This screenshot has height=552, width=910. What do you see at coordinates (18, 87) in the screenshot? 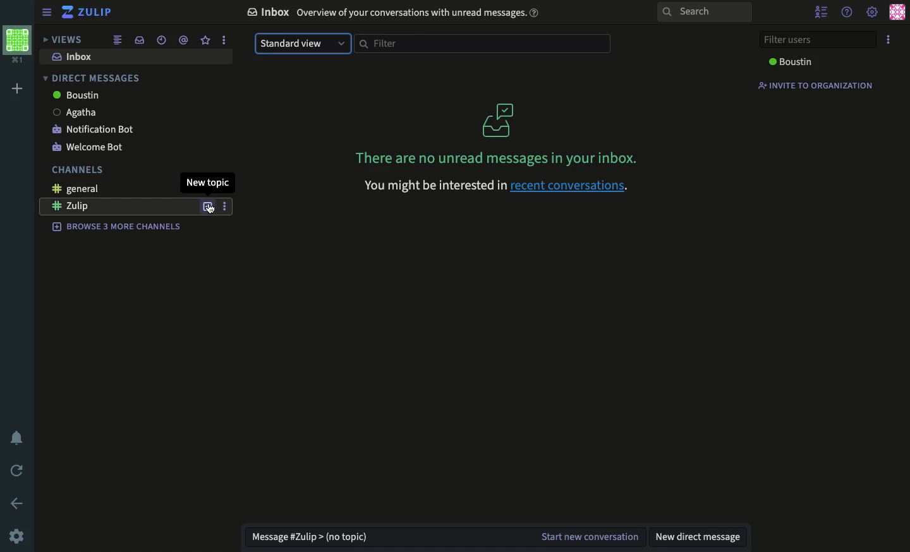
I see `add workspace` at bounding box center [18, 87].